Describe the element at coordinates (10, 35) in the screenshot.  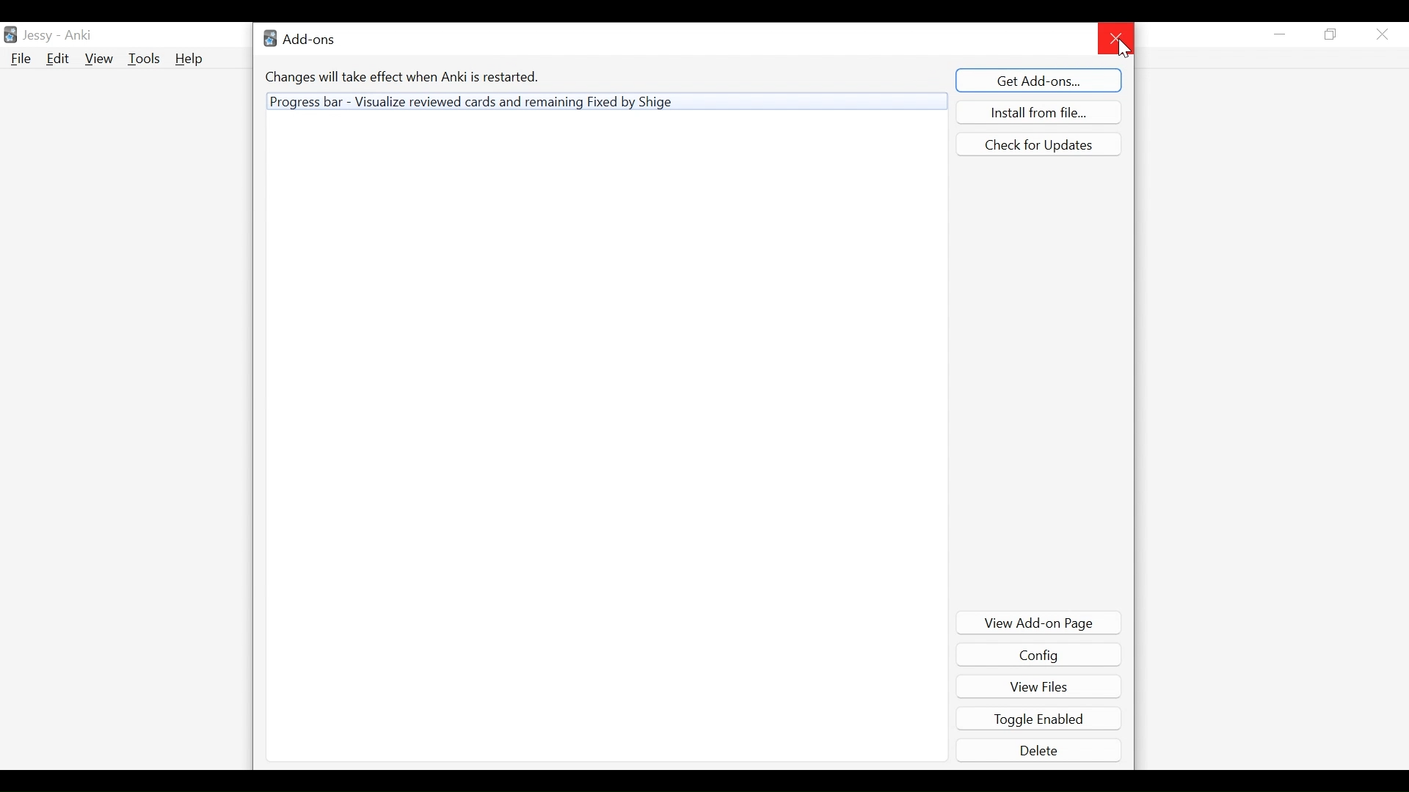
I see `Anki Desktop icon` at that location.